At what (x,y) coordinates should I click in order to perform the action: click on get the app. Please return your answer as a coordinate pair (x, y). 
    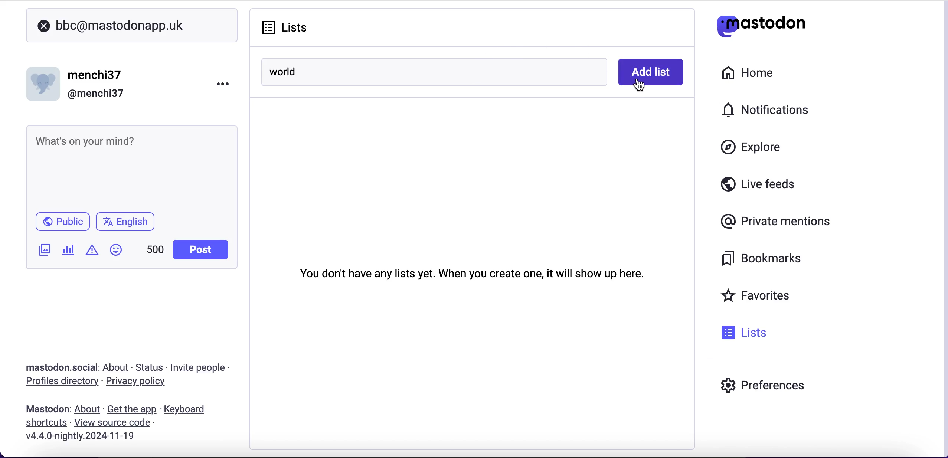
    Looking at the image, I should click on (131, 409).